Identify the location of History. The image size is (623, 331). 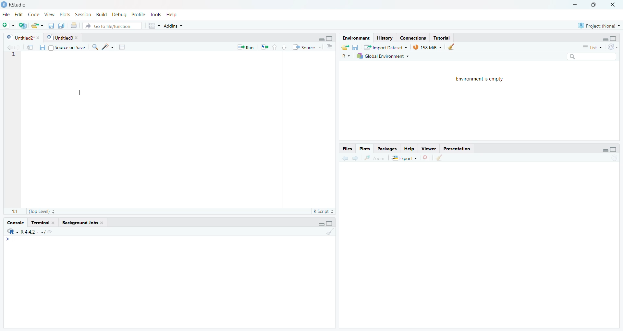
(384, 38).